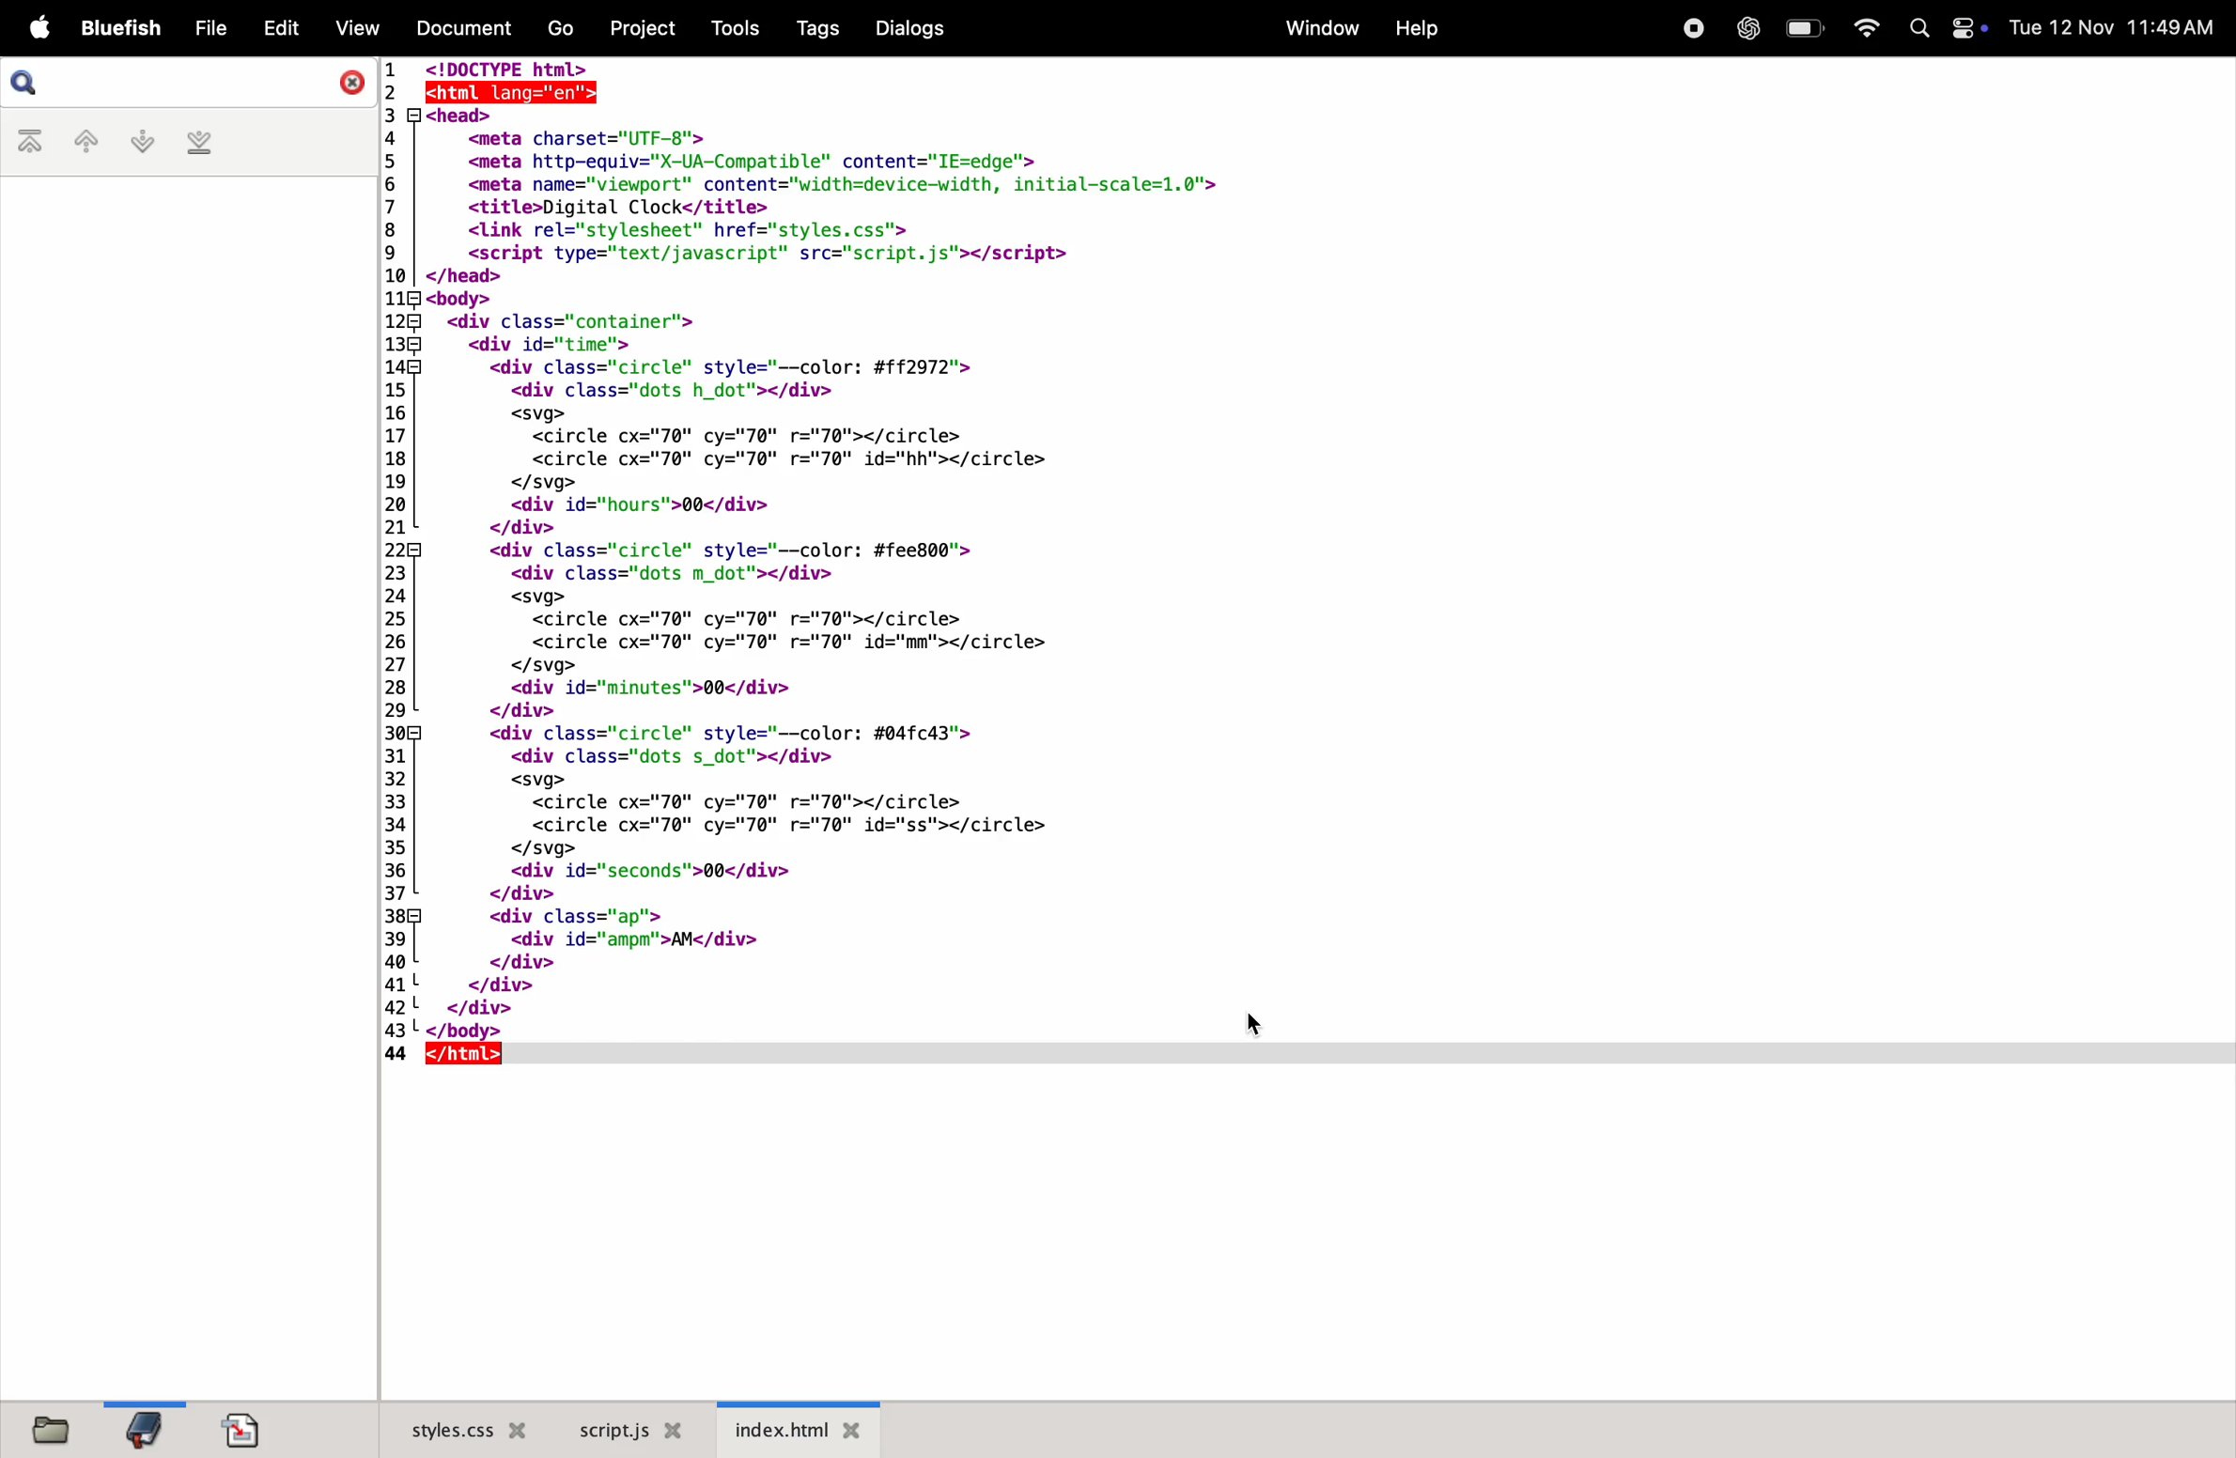 This screenshot has width=2236, height=1458. Describe the element at coordinates (1863, 27) in the screenshot. I see `wifi` at that location.